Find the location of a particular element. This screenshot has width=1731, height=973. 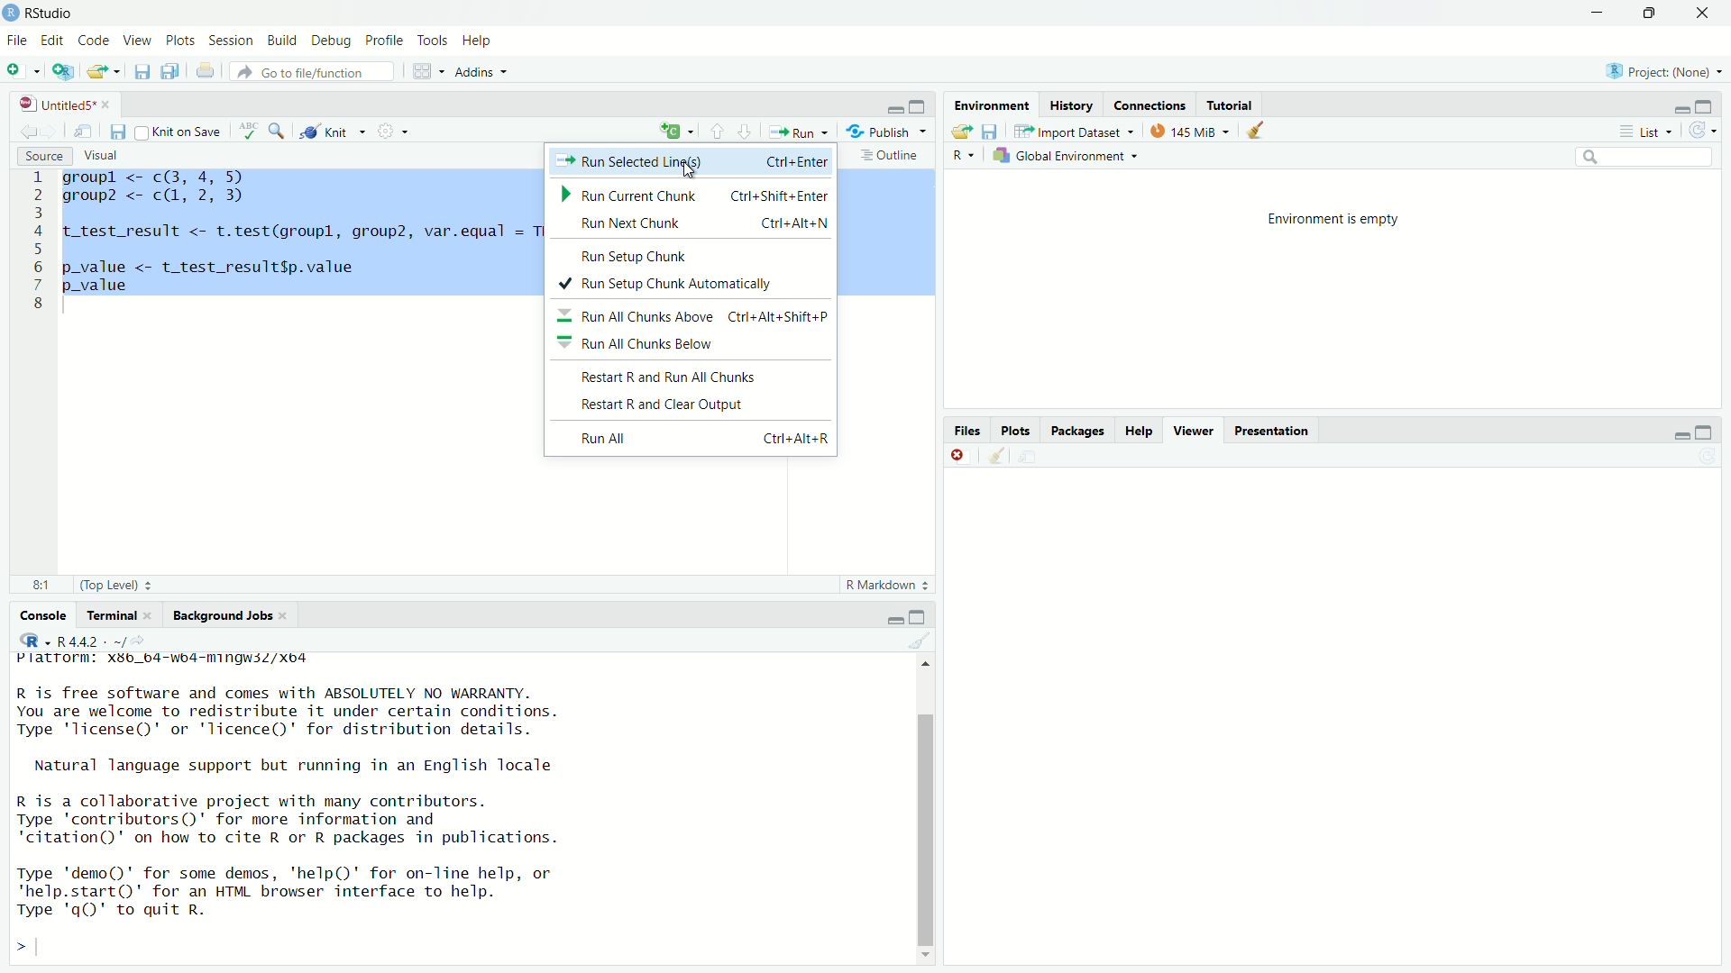

File is located at coordinates (17, 41).